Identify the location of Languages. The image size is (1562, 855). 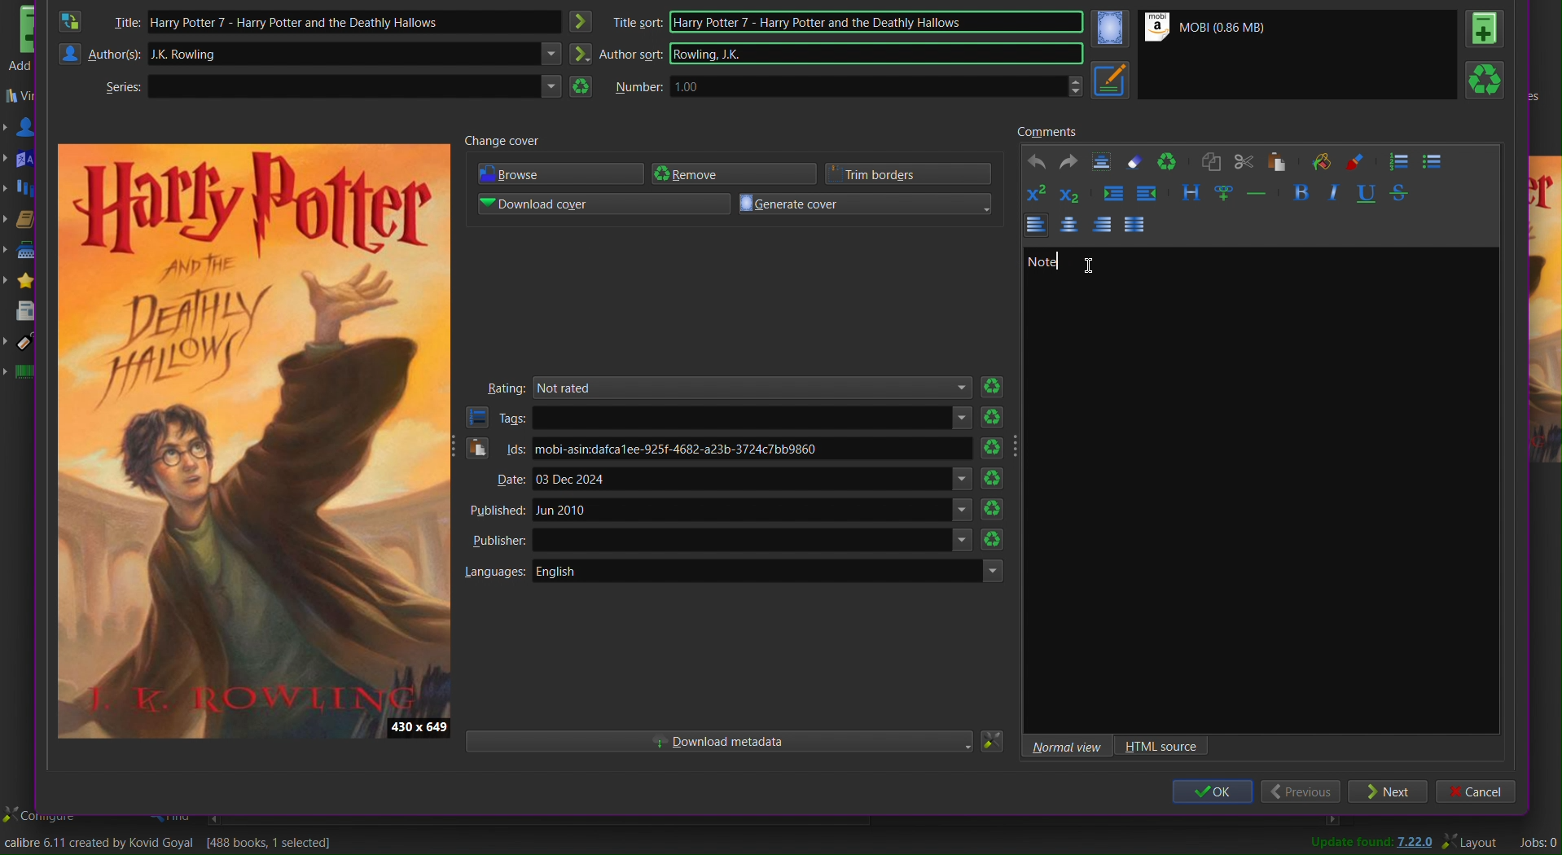
(24, 159).